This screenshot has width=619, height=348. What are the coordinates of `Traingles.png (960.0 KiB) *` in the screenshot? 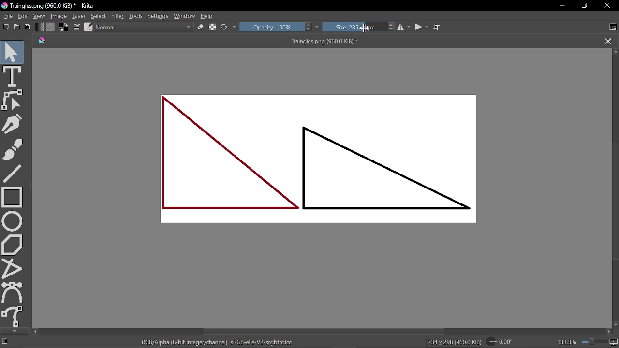 It's located at (200, 42).